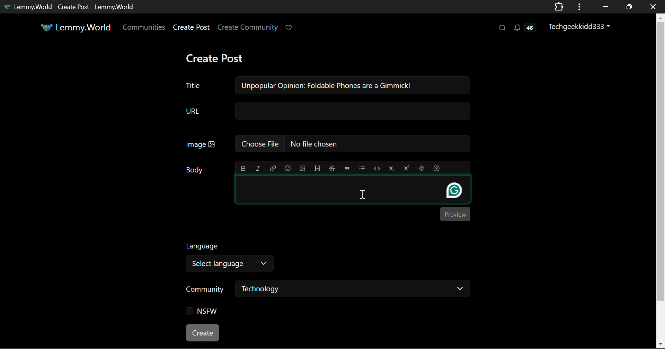 This screenshot has height=349, width=665. I want to click on NSFW Checkbox, so click(204, 313).